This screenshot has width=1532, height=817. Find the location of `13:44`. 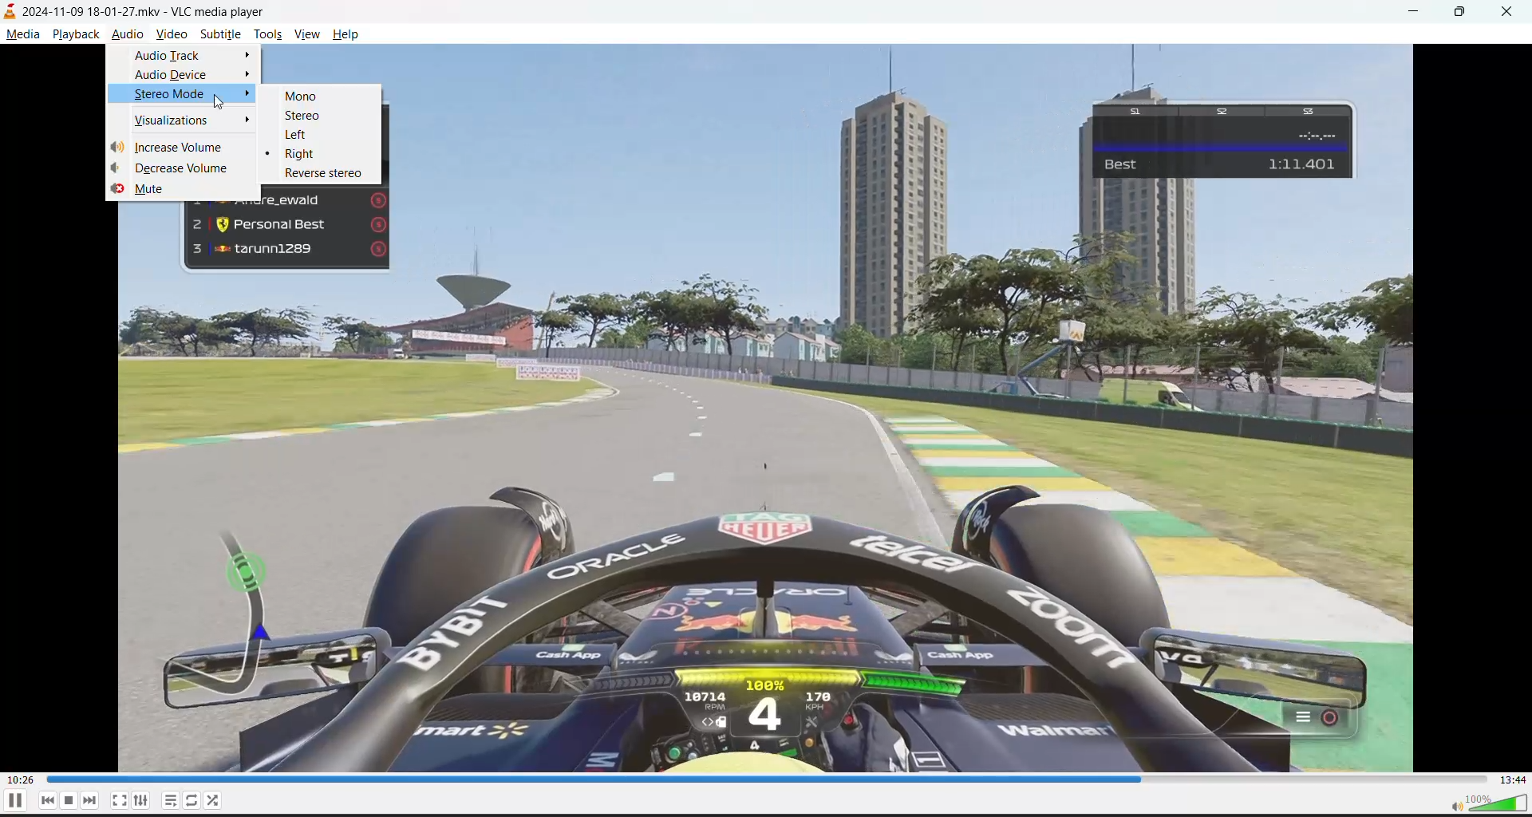

13:44 is located at coordinates (1512, 780).